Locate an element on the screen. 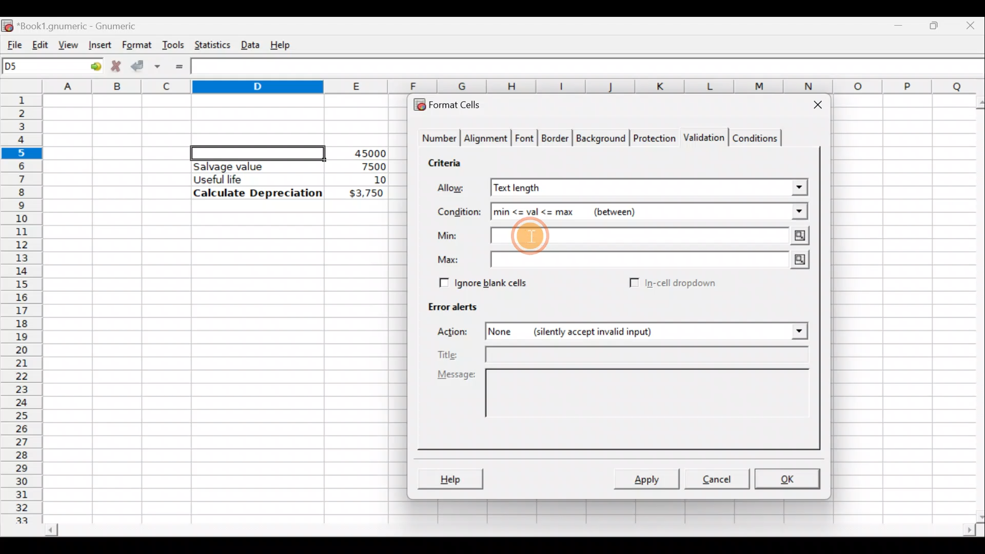  Any value (no validation) is located at coordinates (628, 187).